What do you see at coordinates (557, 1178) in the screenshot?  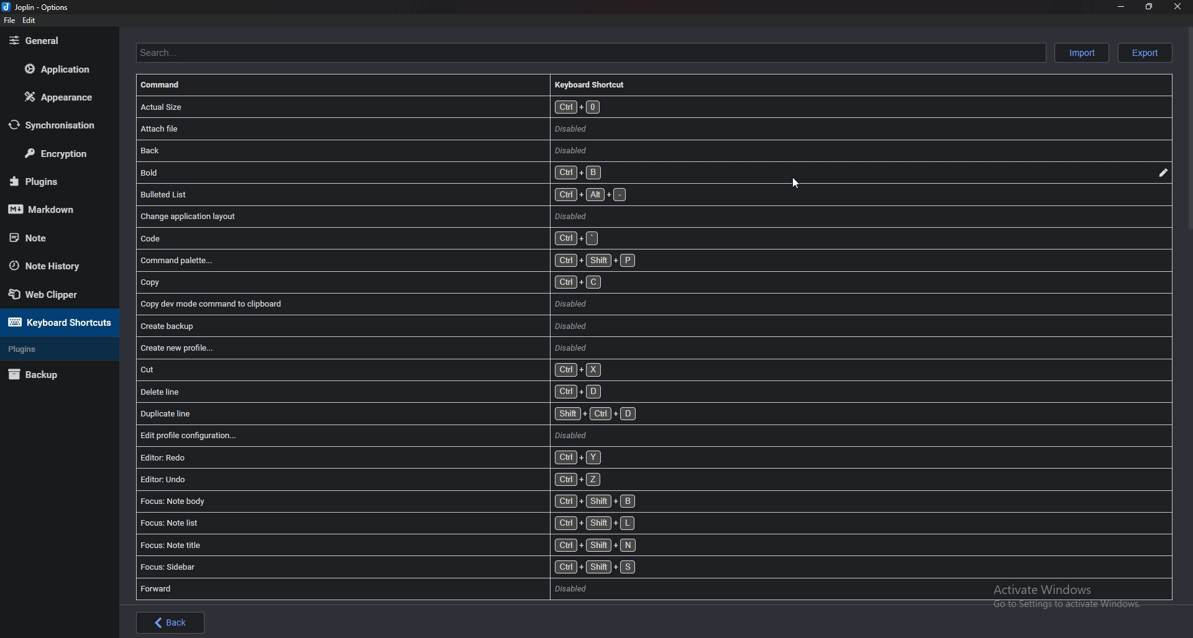 I see `forward` at bounding box center [557, 1178].